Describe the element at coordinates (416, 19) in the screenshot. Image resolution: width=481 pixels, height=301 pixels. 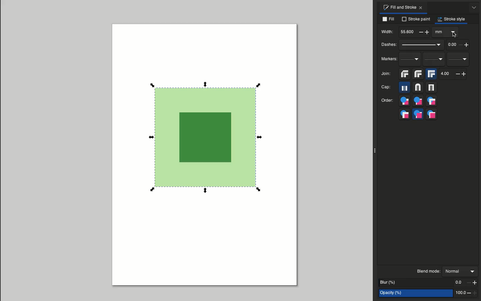
I see `Stroke paint` at that location.